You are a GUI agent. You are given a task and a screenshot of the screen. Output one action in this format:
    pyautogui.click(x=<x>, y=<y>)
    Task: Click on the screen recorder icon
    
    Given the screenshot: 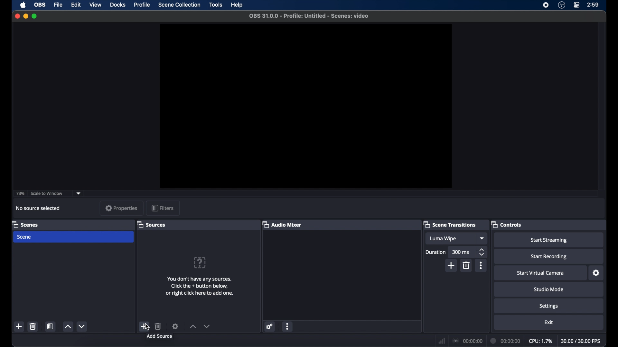 What is the action you would take?
    pyautogui.click(x=546, y=5)
    